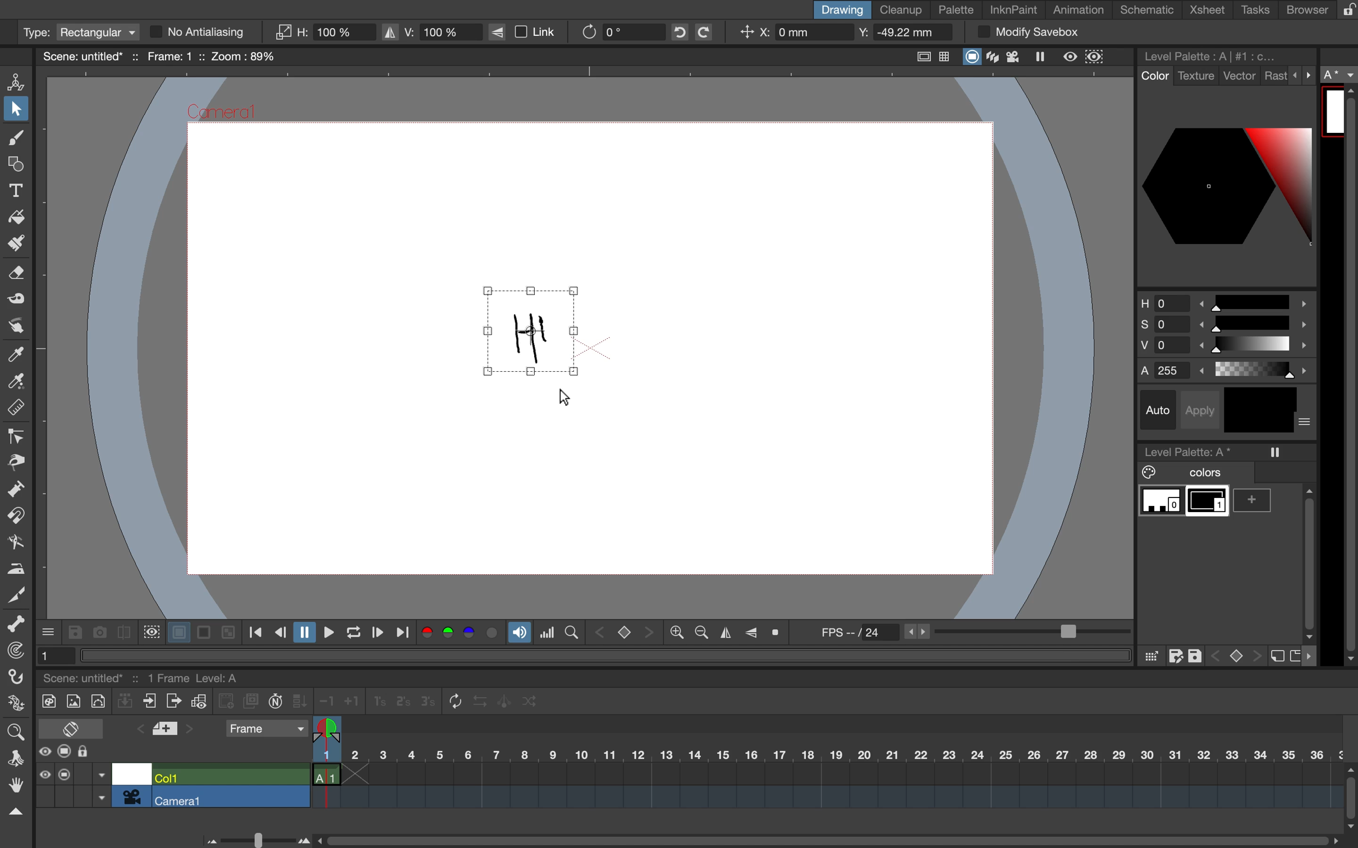  I want to click on color, so click(1153, 76).